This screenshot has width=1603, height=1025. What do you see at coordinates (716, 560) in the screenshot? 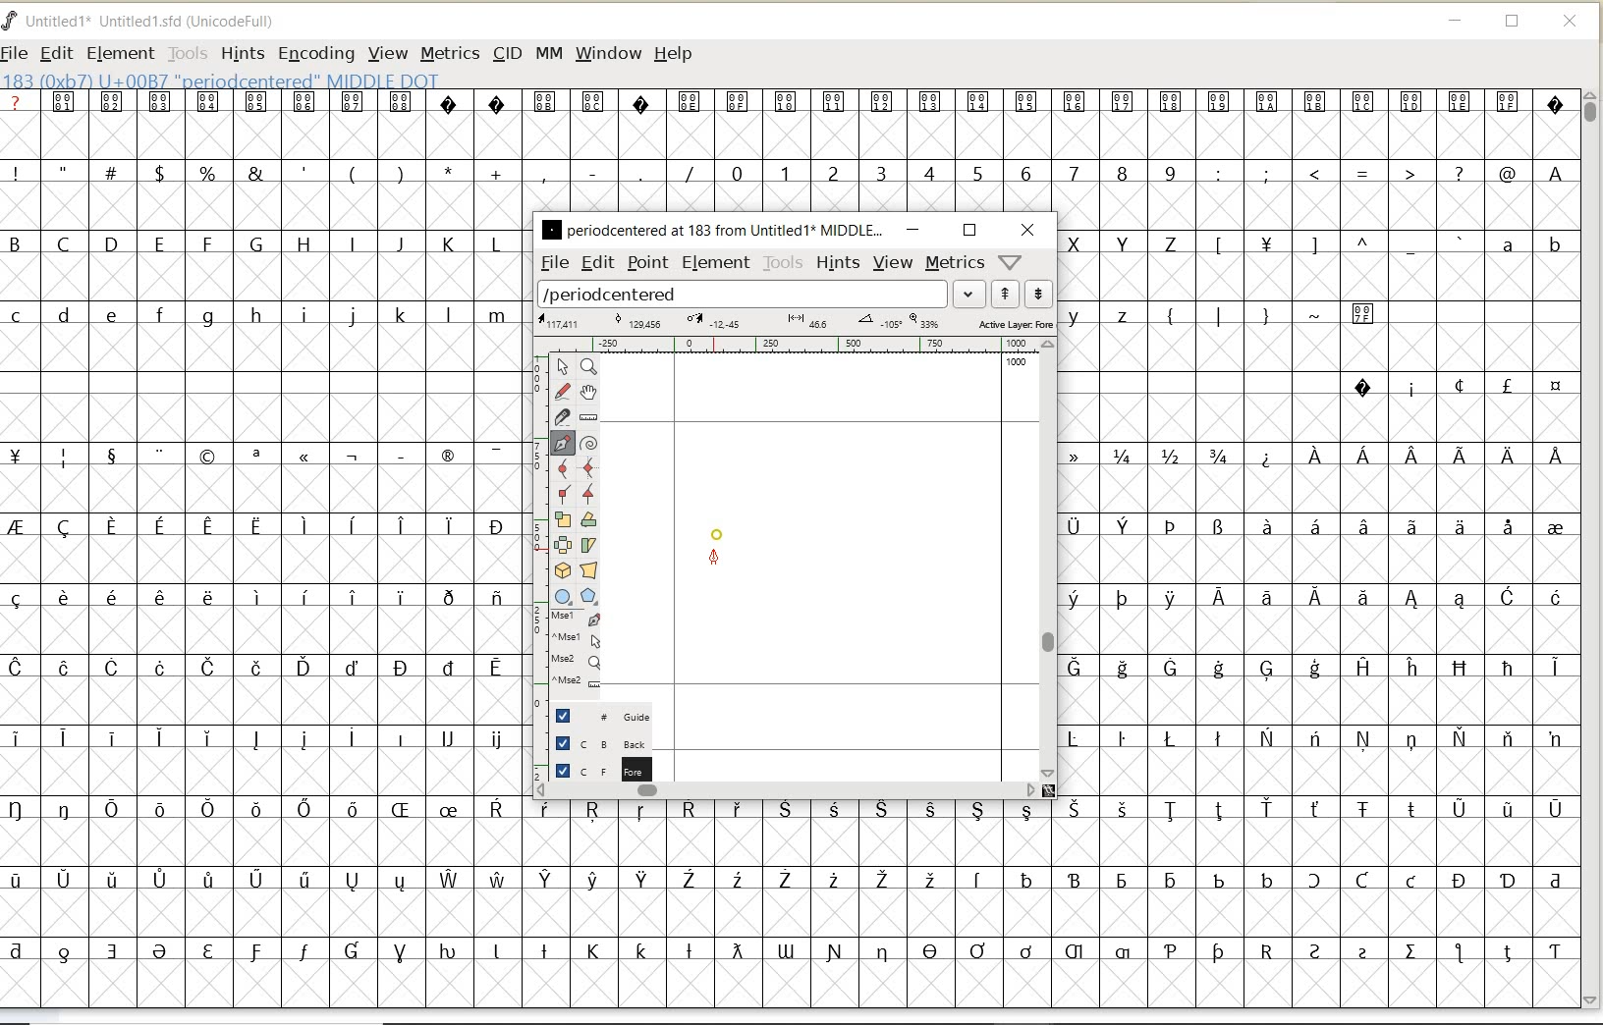
I see `feltpen tool/cursor location` at bounding box center [716, 560].